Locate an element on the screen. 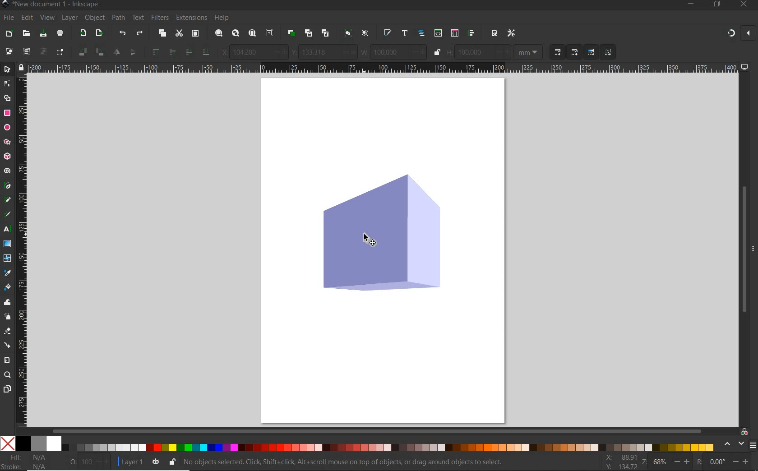 Image resolution: width=758 pixels, height=471 pixels. SELECTOR TOOL is located at coordinates (7, 69).